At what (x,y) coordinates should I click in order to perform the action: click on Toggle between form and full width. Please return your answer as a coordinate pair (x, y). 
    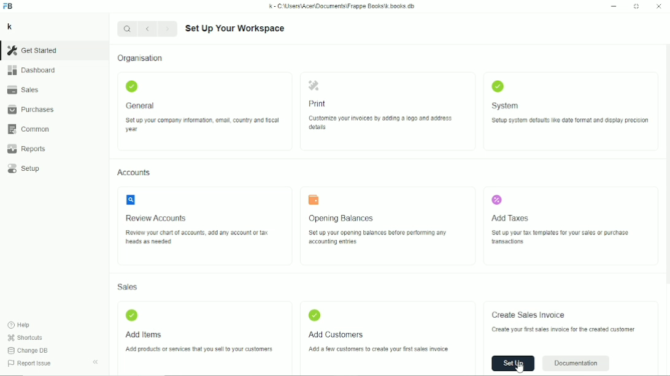
    Looking at the image, I should click on (637, 7).